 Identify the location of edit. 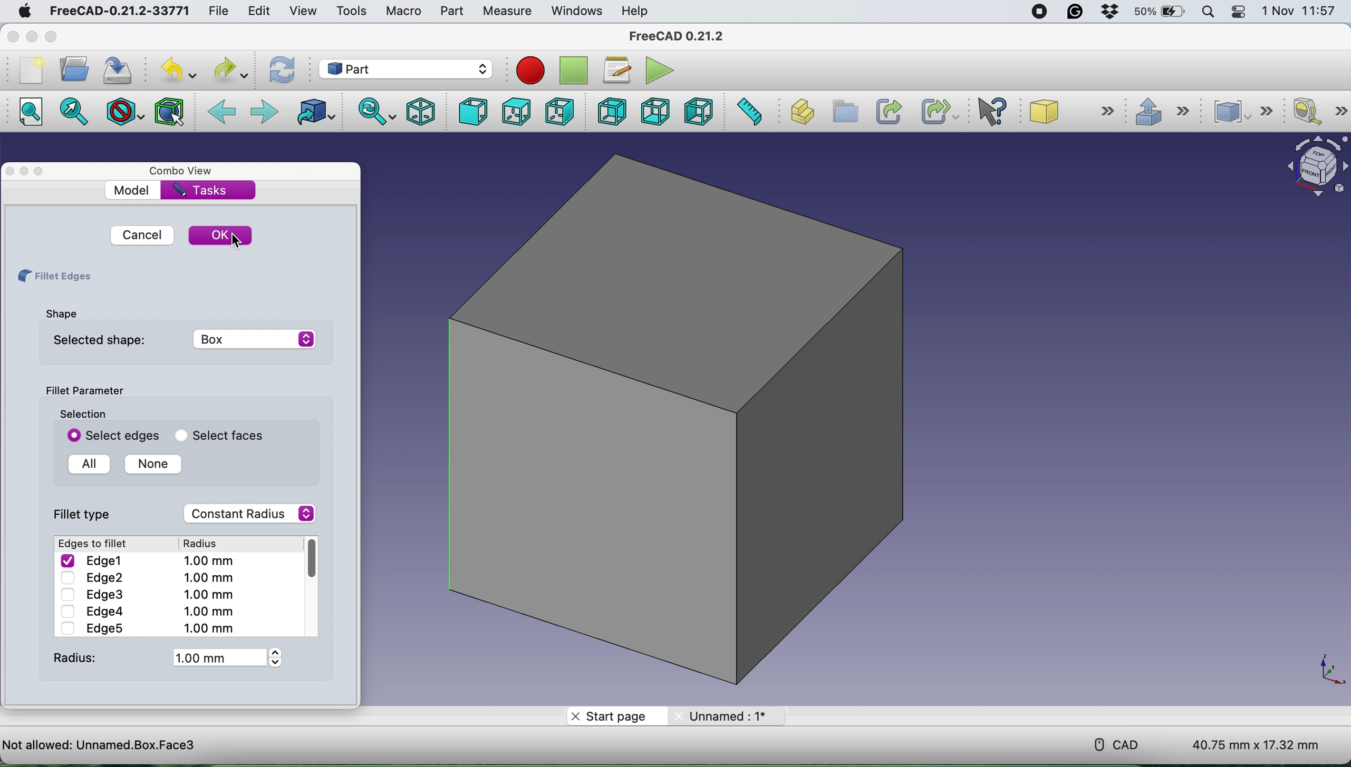
(258, 12).